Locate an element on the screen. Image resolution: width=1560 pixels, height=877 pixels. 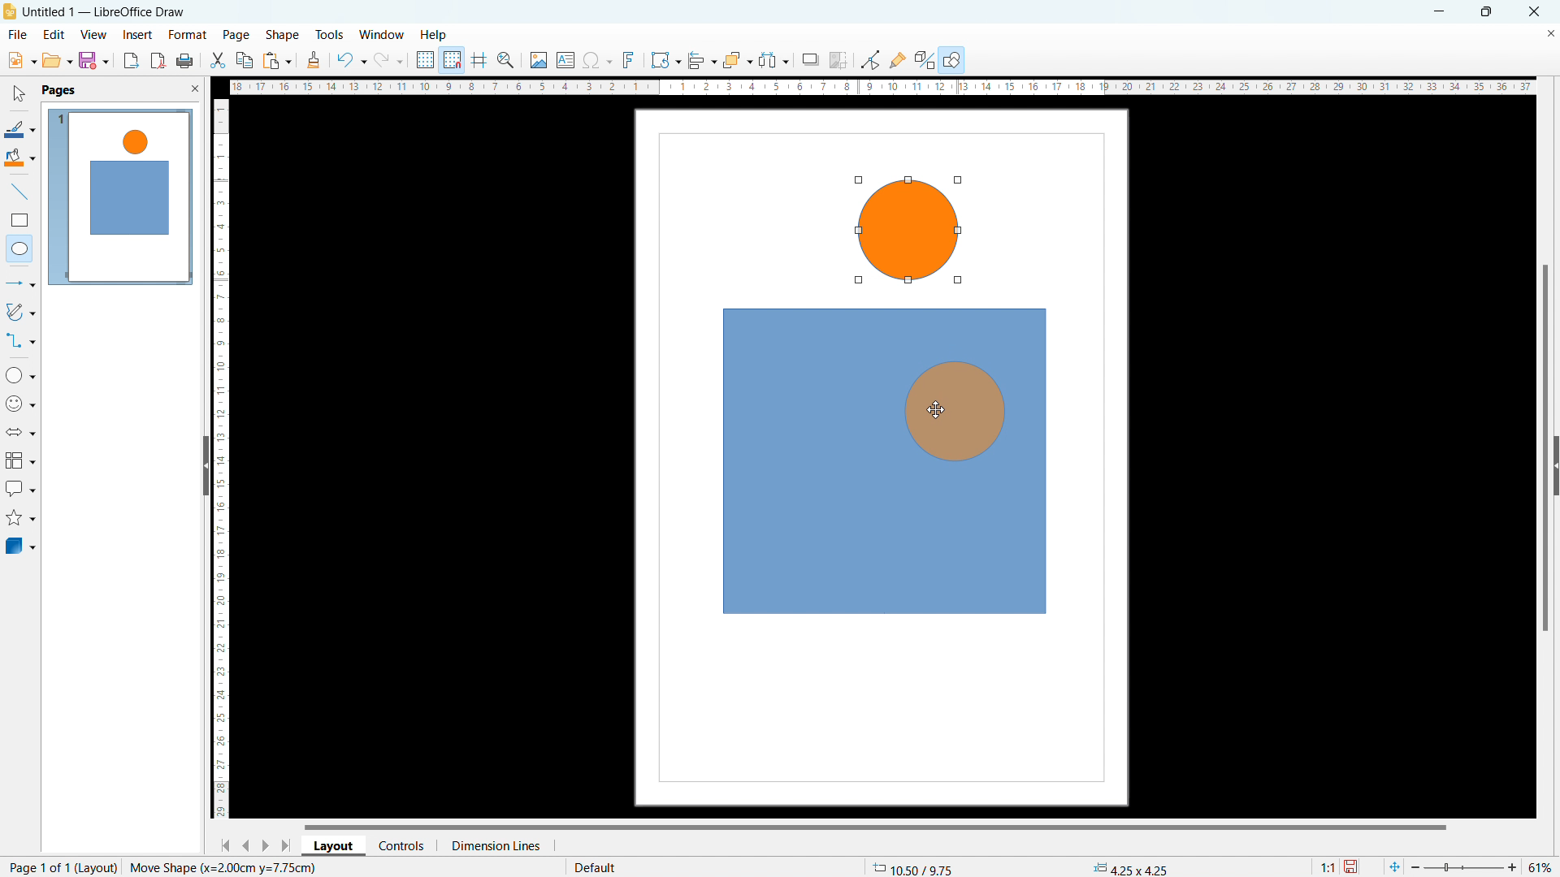
lines and arrows is located at coordinates (21, 285).